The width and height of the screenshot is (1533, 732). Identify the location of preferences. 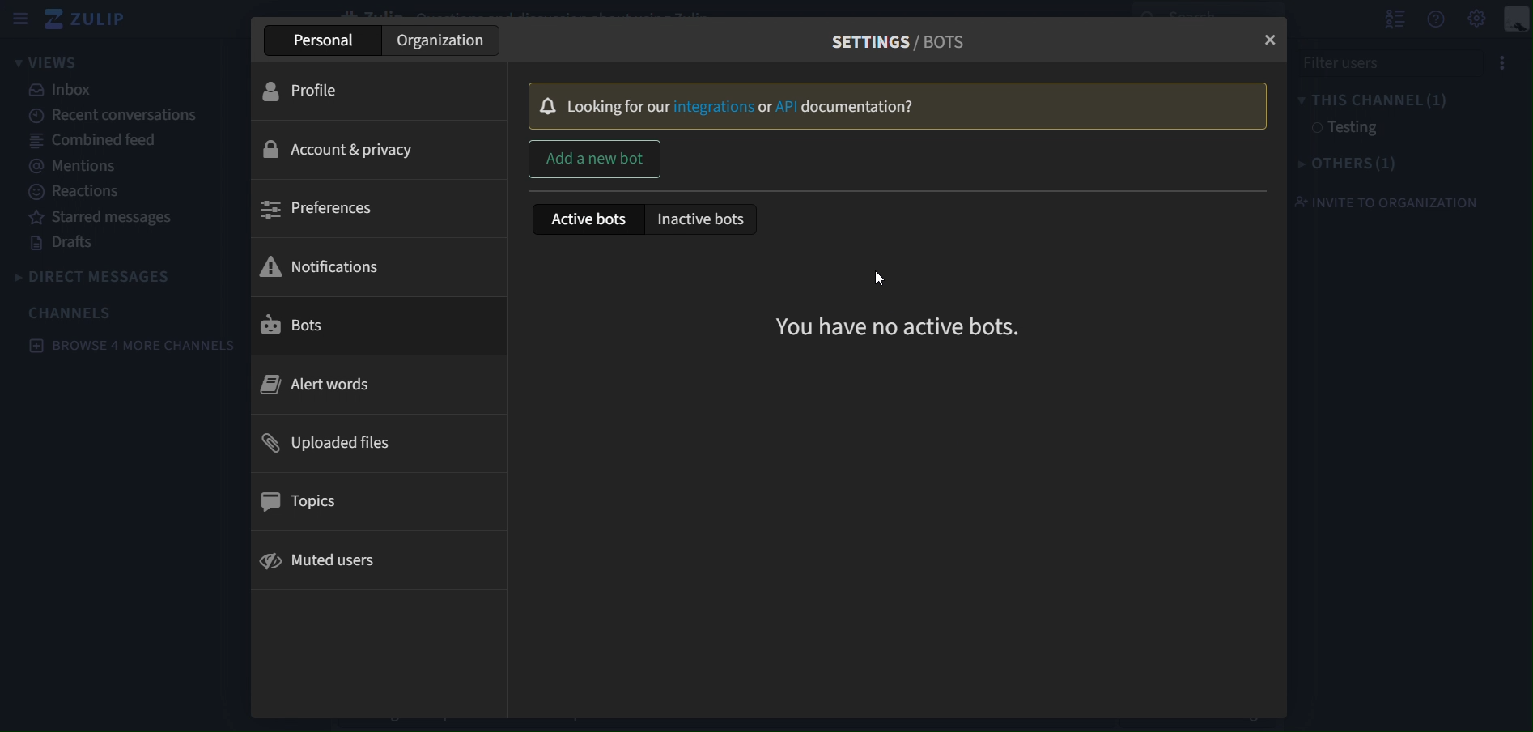
(333, 211).